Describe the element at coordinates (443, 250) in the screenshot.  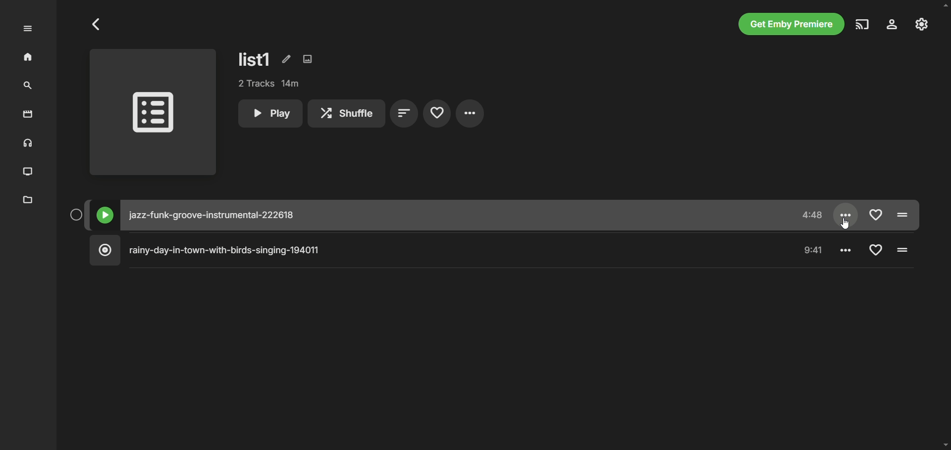
I see `music title` at that location.